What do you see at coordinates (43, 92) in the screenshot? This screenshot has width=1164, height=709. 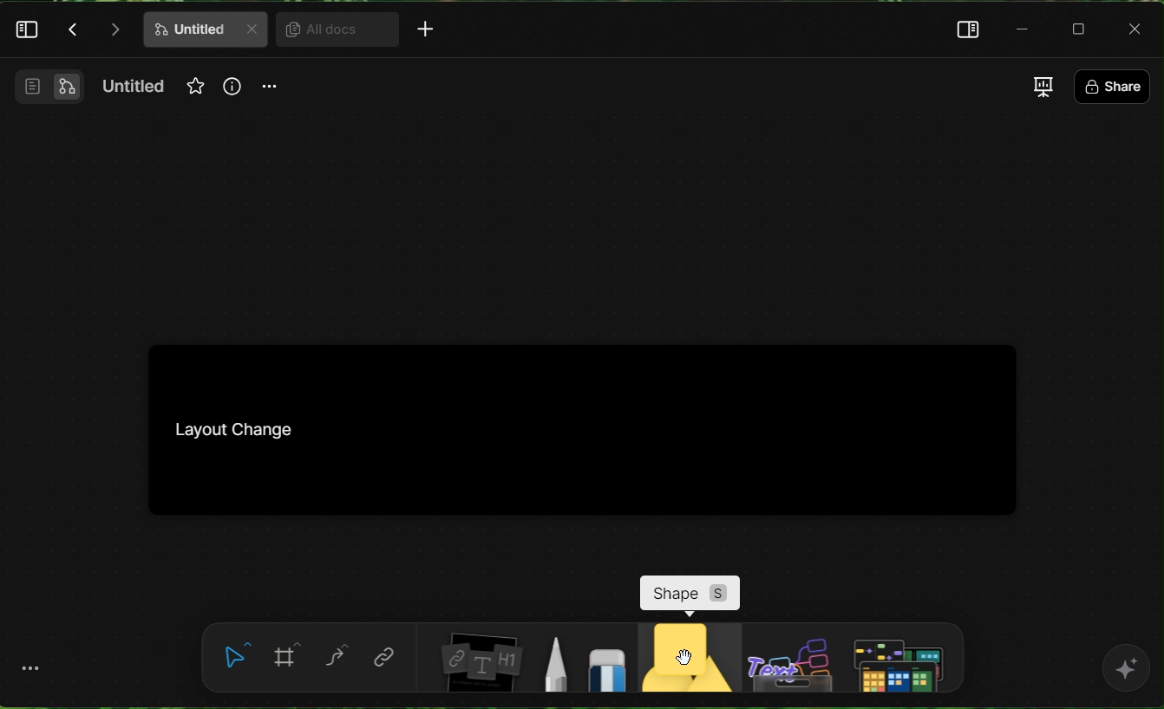 I see `Switch` at bounding box center [43, 92].